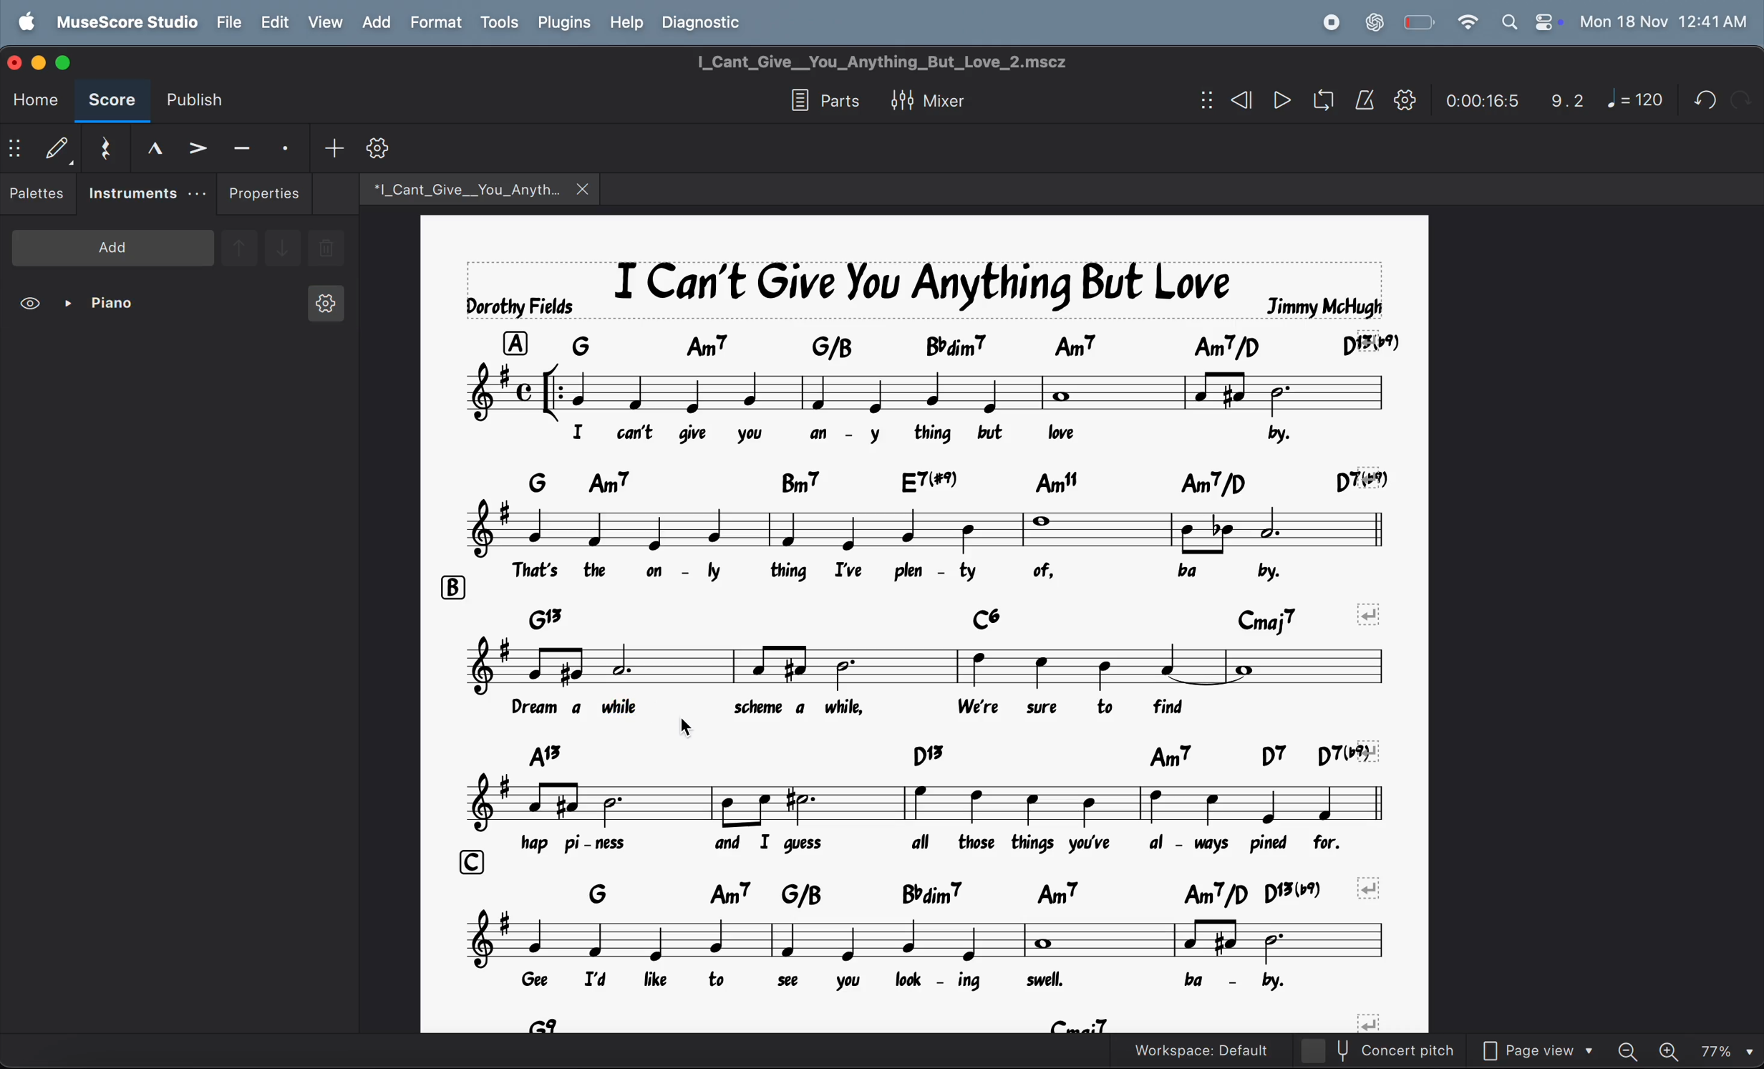 The image size is (1764, 1069). I want to click on instruments, so click(142, 193).